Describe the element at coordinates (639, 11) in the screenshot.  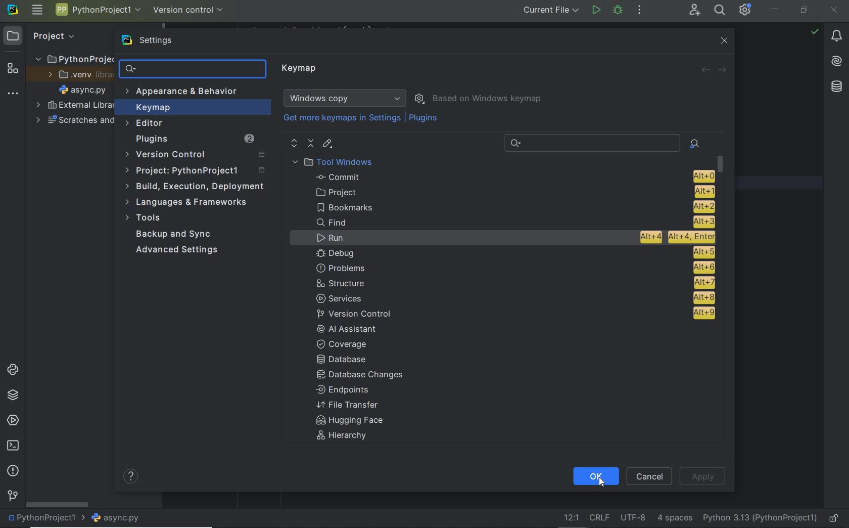
I see `more actions` at that location.